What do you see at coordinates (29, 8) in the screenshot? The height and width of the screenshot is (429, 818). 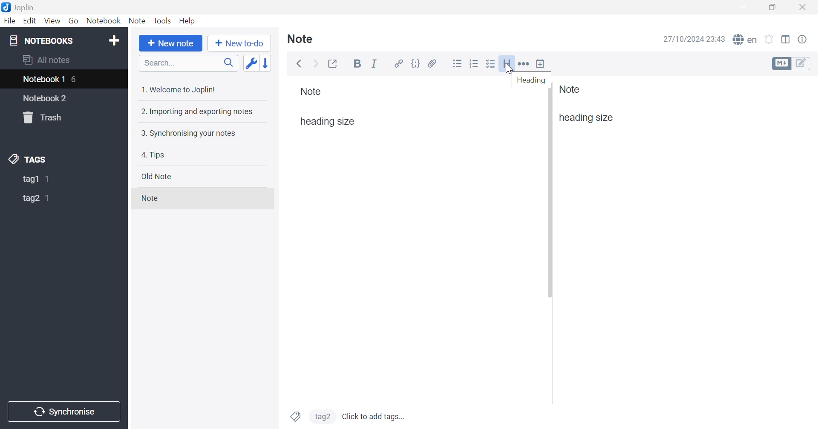 I see `jolplin ` at bounding box center [29, 8].